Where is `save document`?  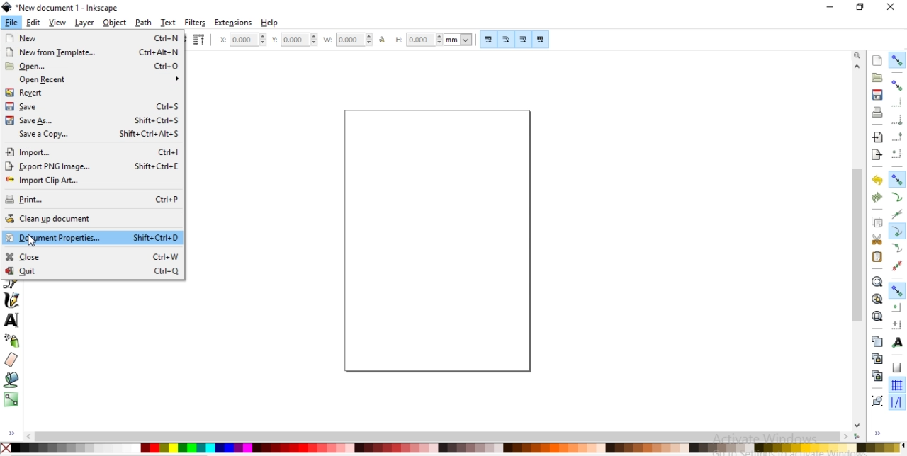
save document is located at coordinates (877, 95).